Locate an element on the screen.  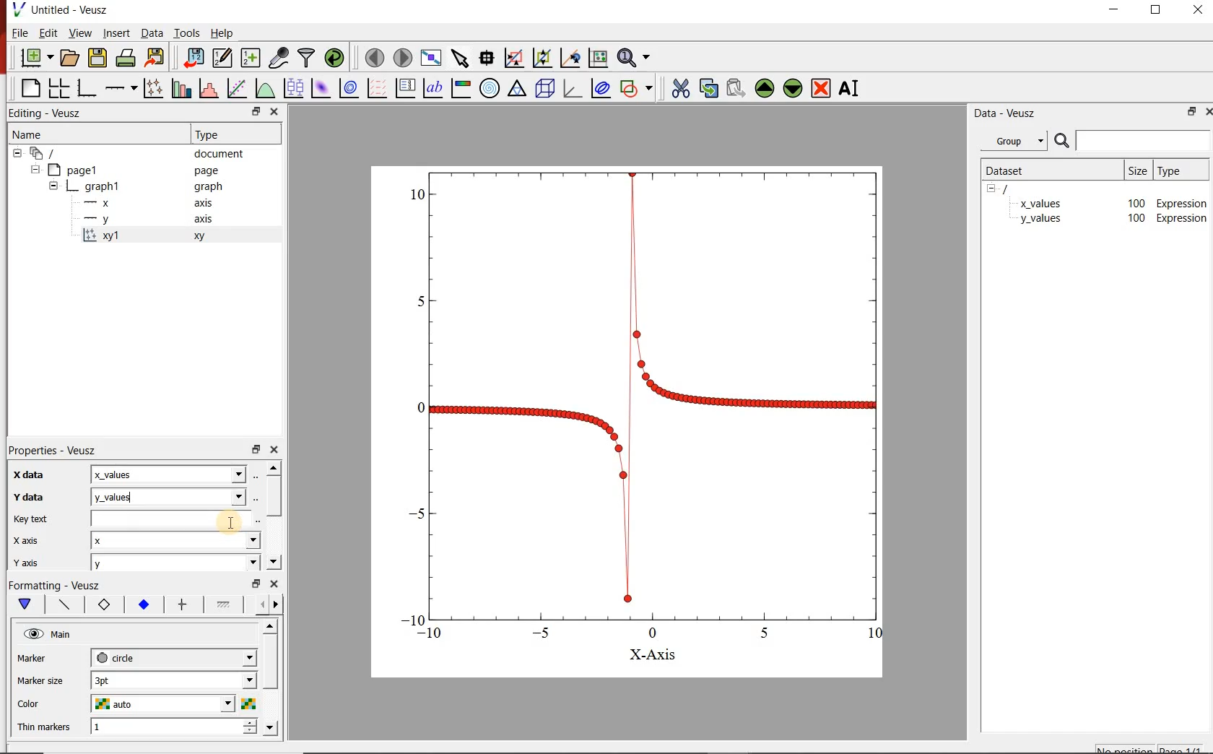
search is located at coordinates (1060, 141).